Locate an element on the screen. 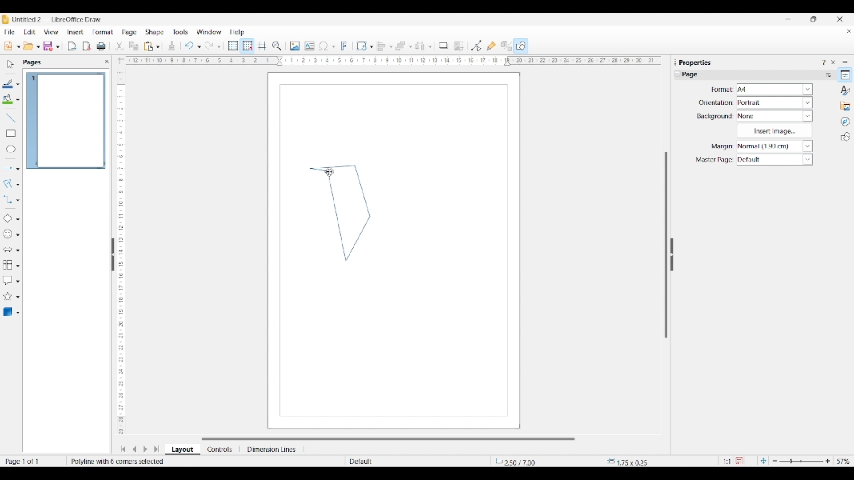  Cursor co-ordinates changed is located at coordinates (523, 461).